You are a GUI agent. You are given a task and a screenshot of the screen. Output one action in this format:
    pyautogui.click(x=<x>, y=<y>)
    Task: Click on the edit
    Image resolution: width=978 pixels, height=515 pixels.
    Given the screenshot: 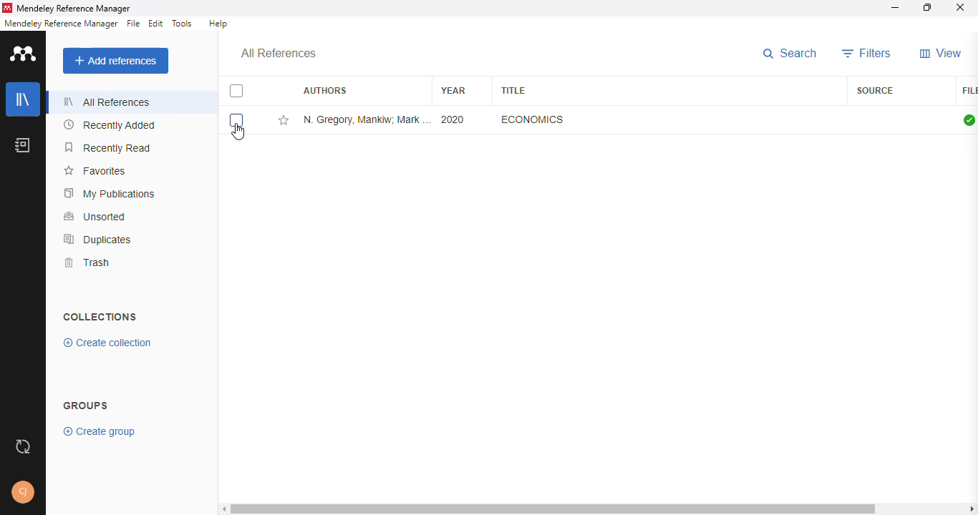 What is the action you would take?
    pyautogui.click(x=157, y=24)
    